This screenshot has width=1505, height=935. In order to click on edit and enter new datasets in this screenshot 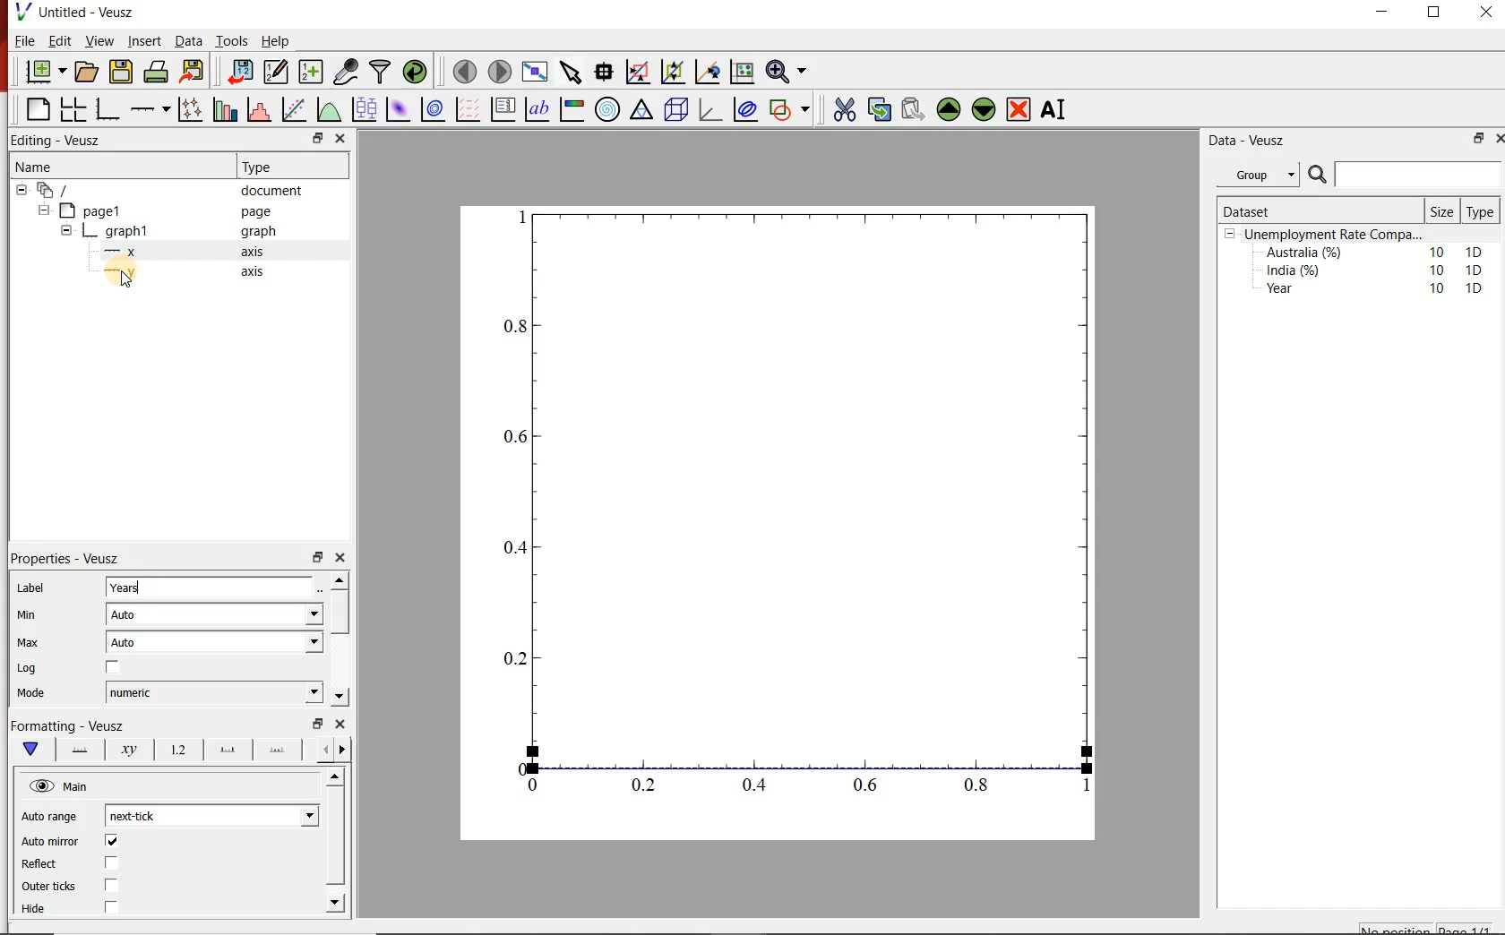, I will do `click(278, 70)`.